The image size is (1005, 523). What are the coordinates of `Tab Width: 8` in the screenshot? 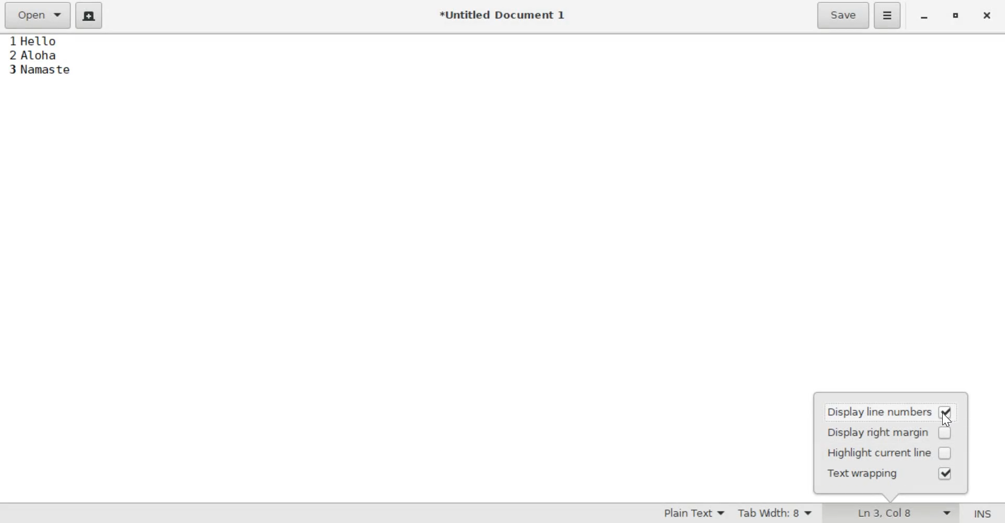 It's located at (780, 513).